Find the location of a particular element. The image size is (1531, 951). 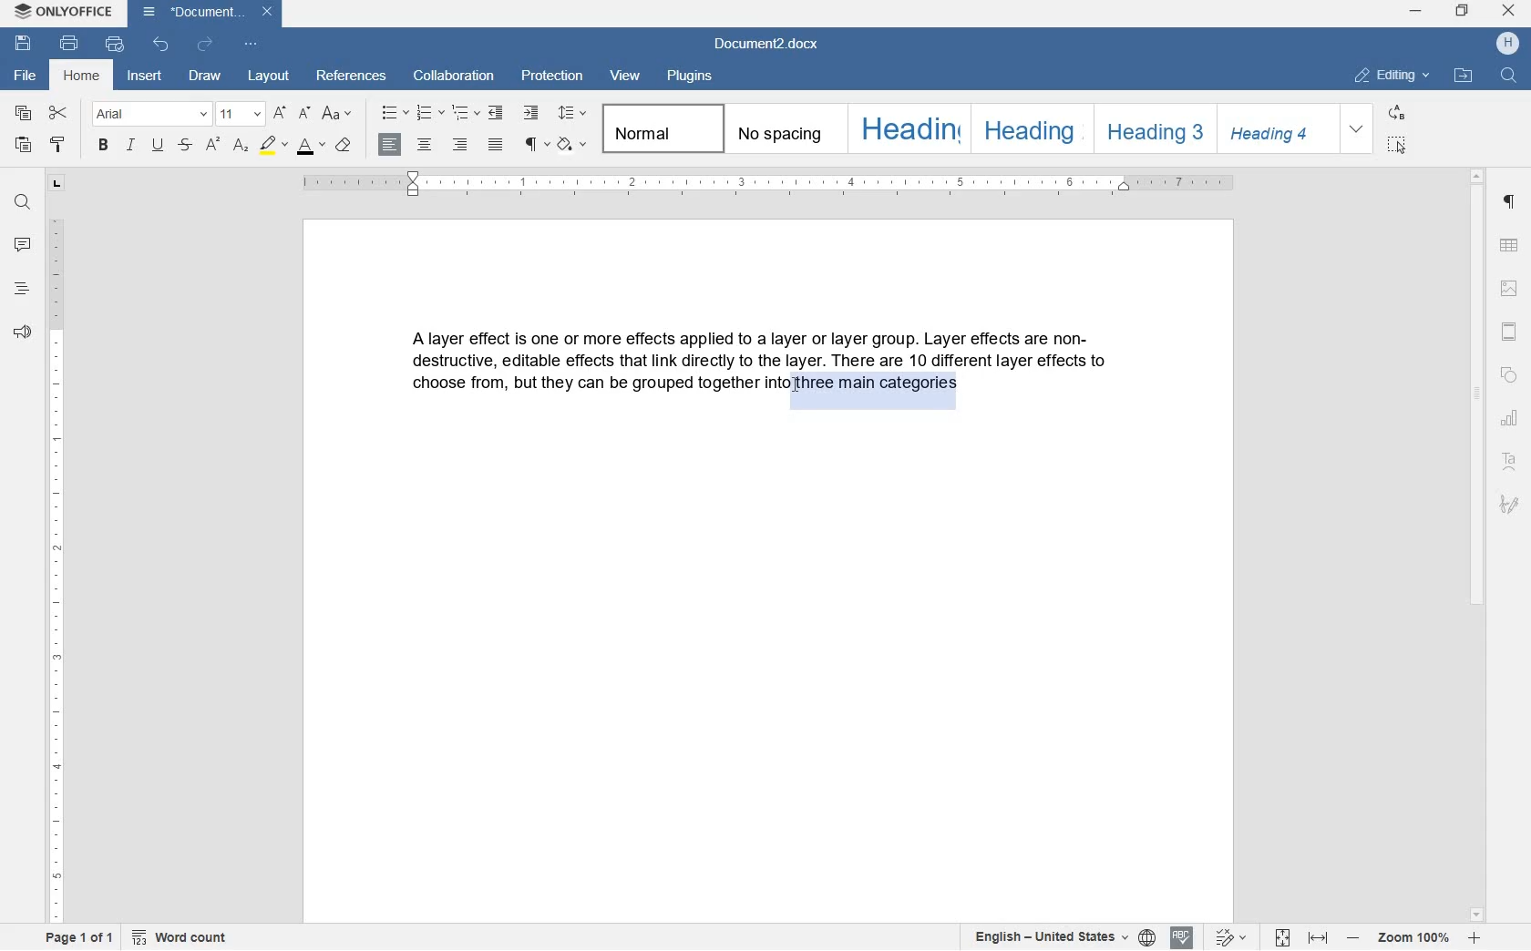

expand formatting style is located at coordinates (1357, 129).